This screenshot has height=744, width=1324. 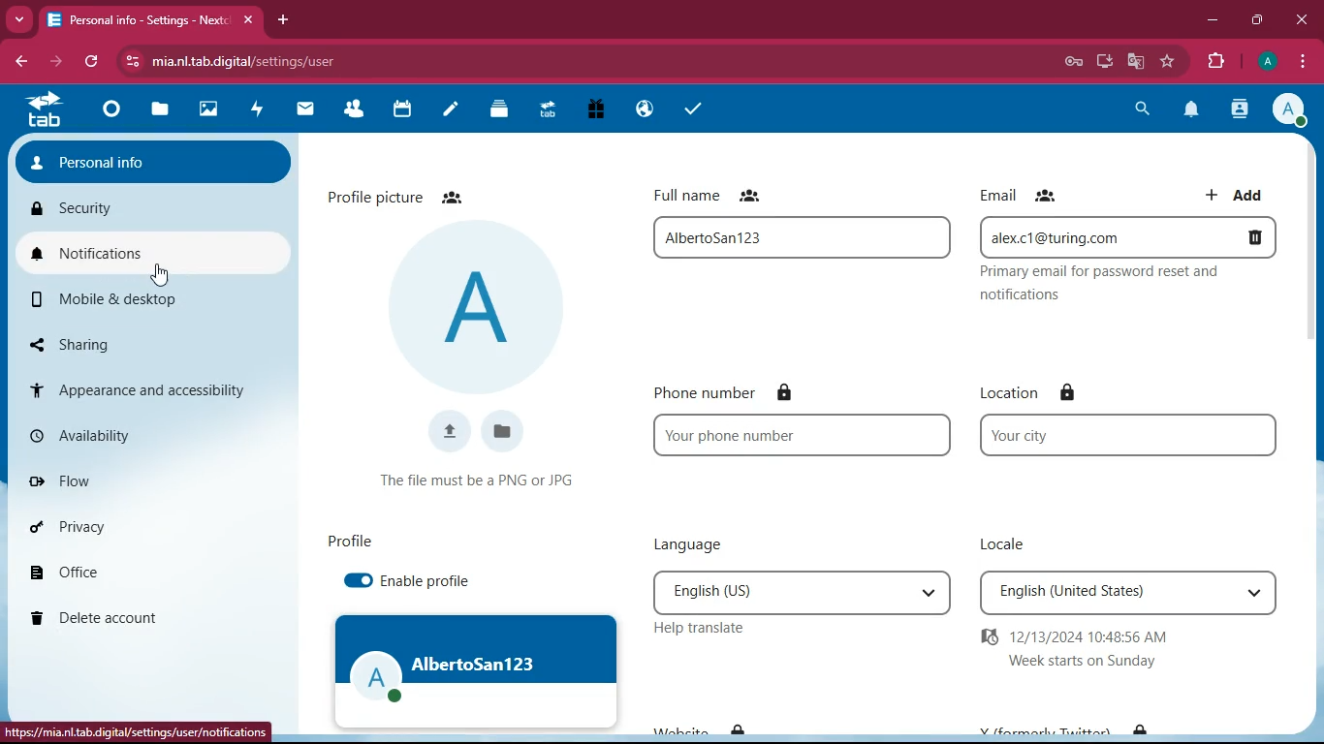 I want to click on vertical scrollbar, so click(x=1309, y=243).